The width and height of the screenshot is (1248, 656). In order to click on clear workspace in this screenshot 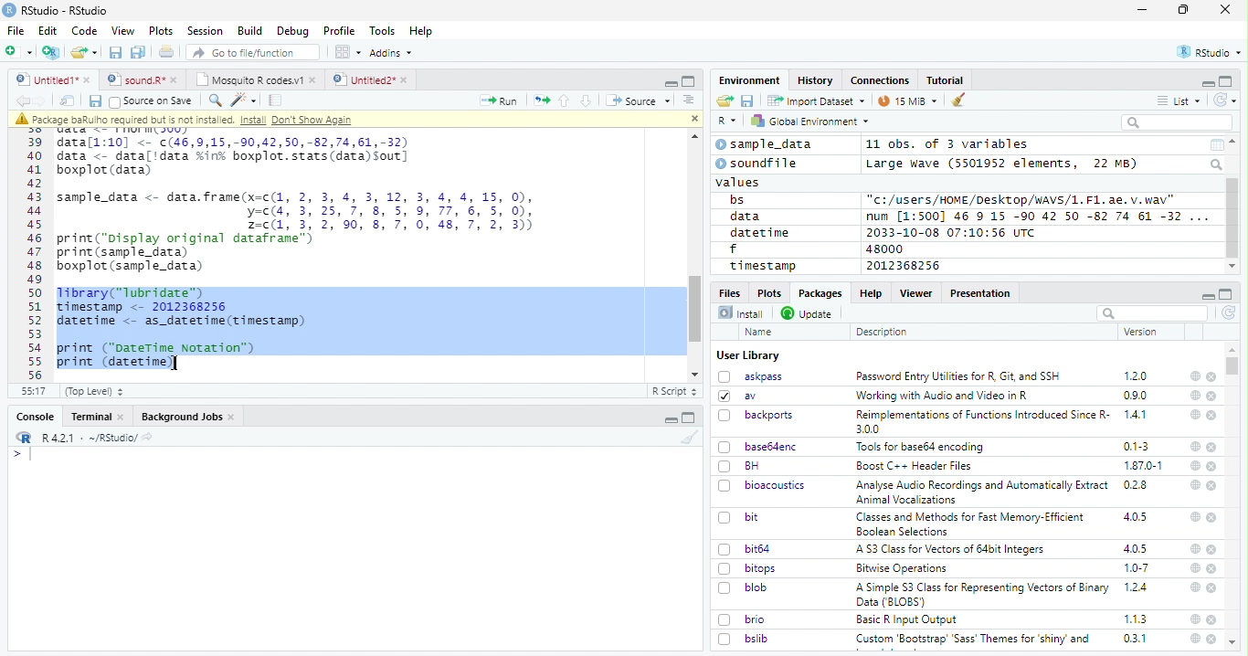, I will do `click(959, 101)`.